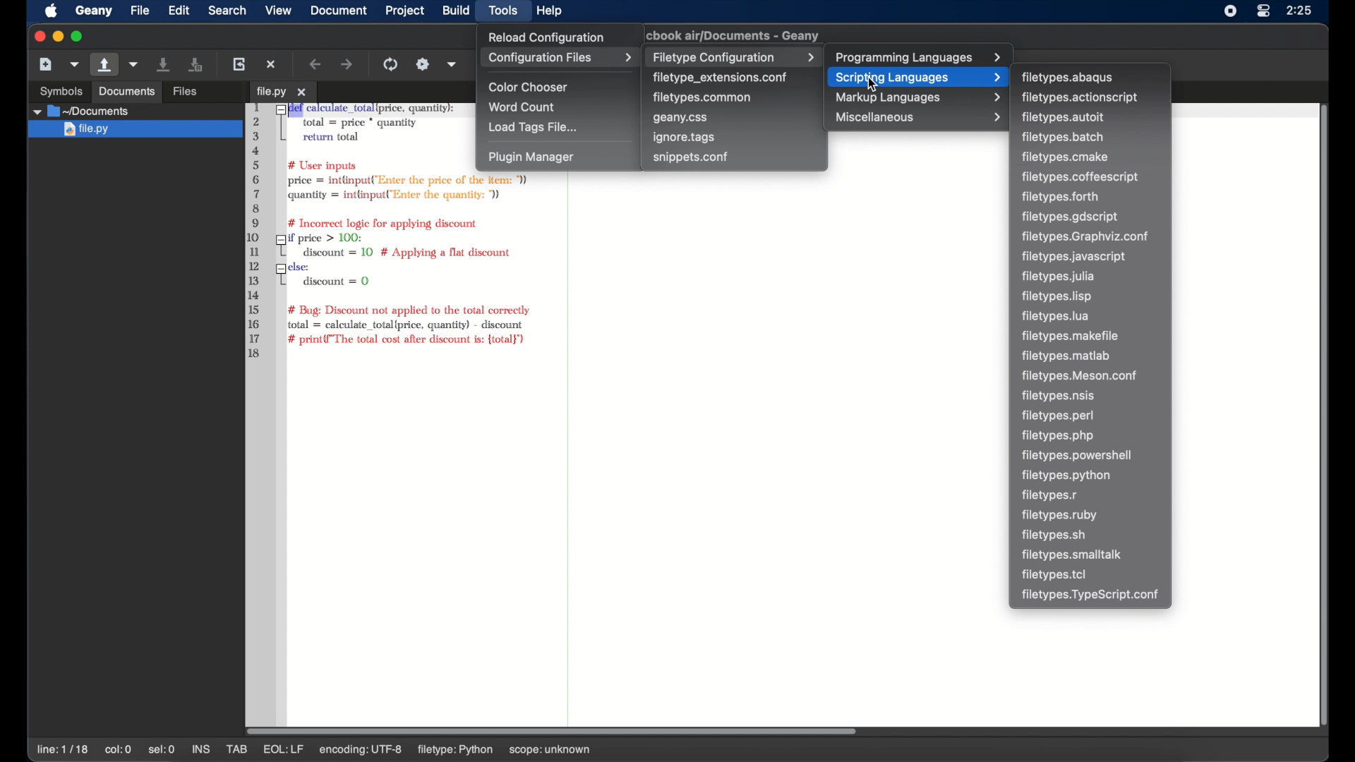 This screenshot has width=1355, height=762. What do you see at coordinates (207, 92) in the screenshot?
I see `open an existing file` at bounding box center [207, 92].